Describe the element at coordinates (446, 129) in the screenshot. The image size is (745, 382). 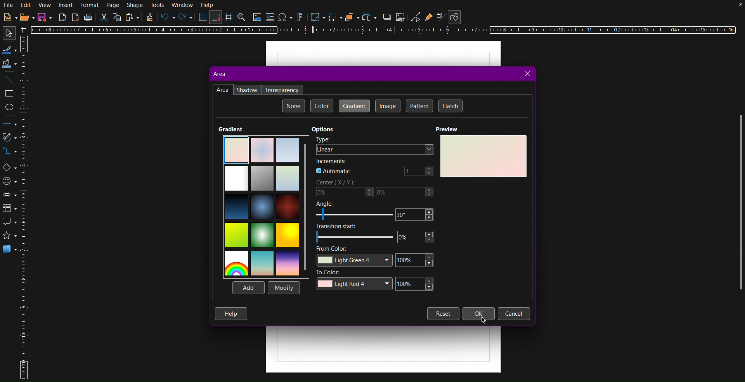
I see `` at that location.